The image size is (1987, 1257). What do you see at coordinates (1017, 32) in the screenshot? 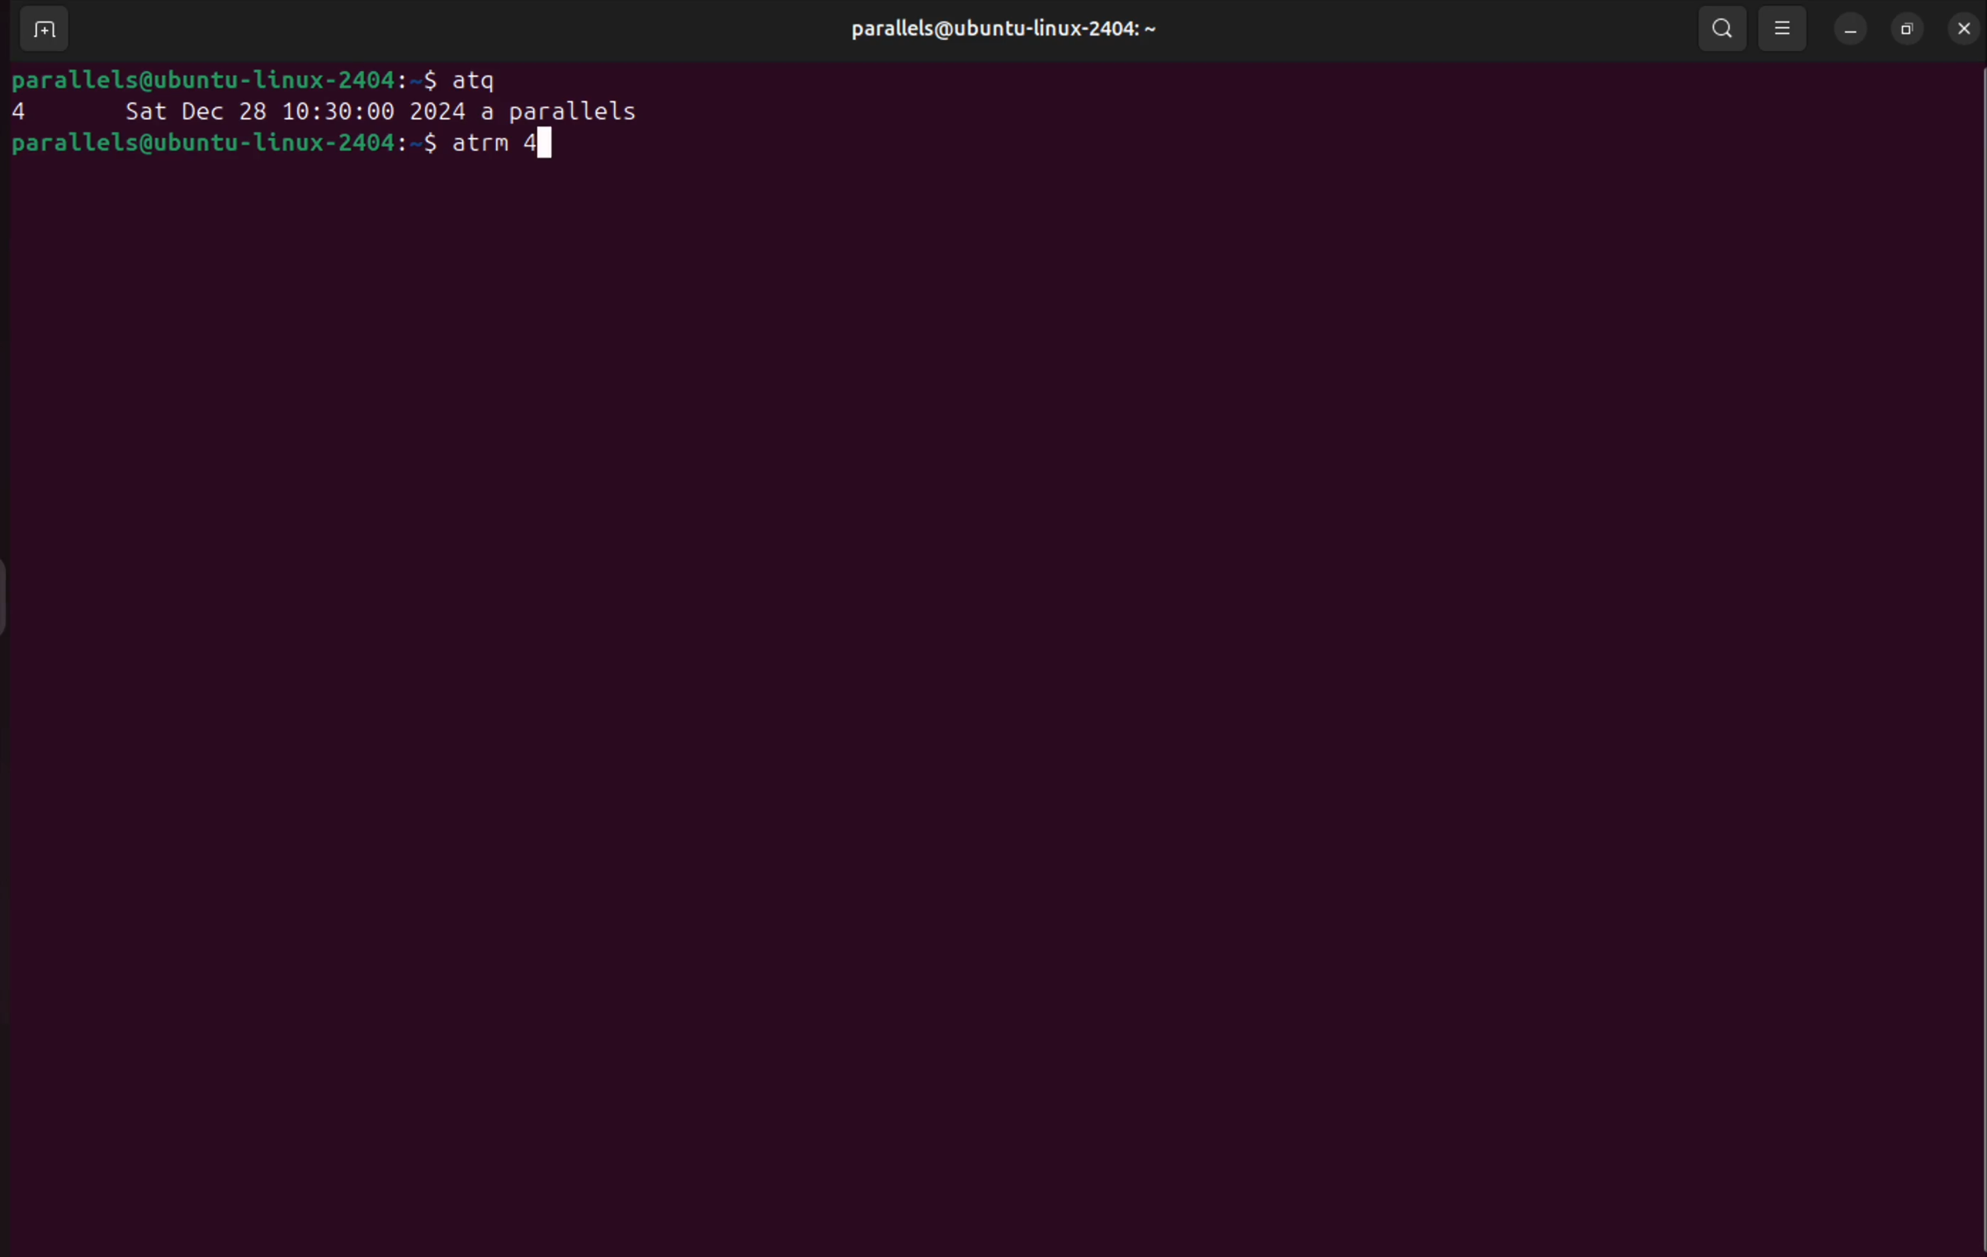
I see `parallels@ uer name` at bounding box center [1017, 32].